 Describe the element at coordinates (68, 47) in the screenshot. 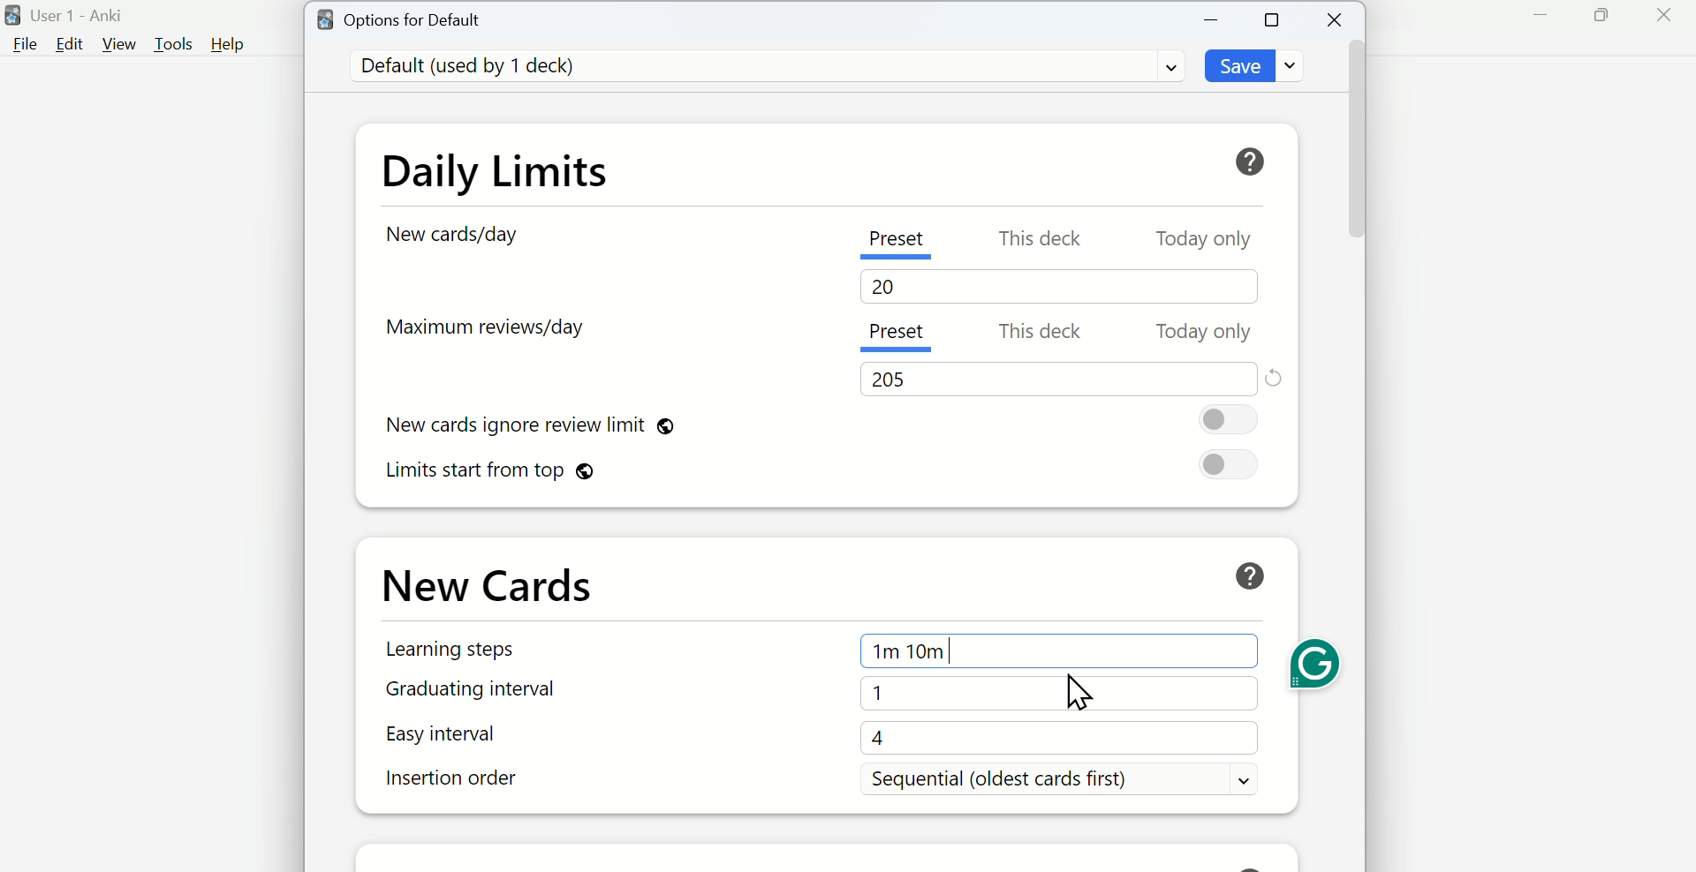

I see `Edit` at that location.